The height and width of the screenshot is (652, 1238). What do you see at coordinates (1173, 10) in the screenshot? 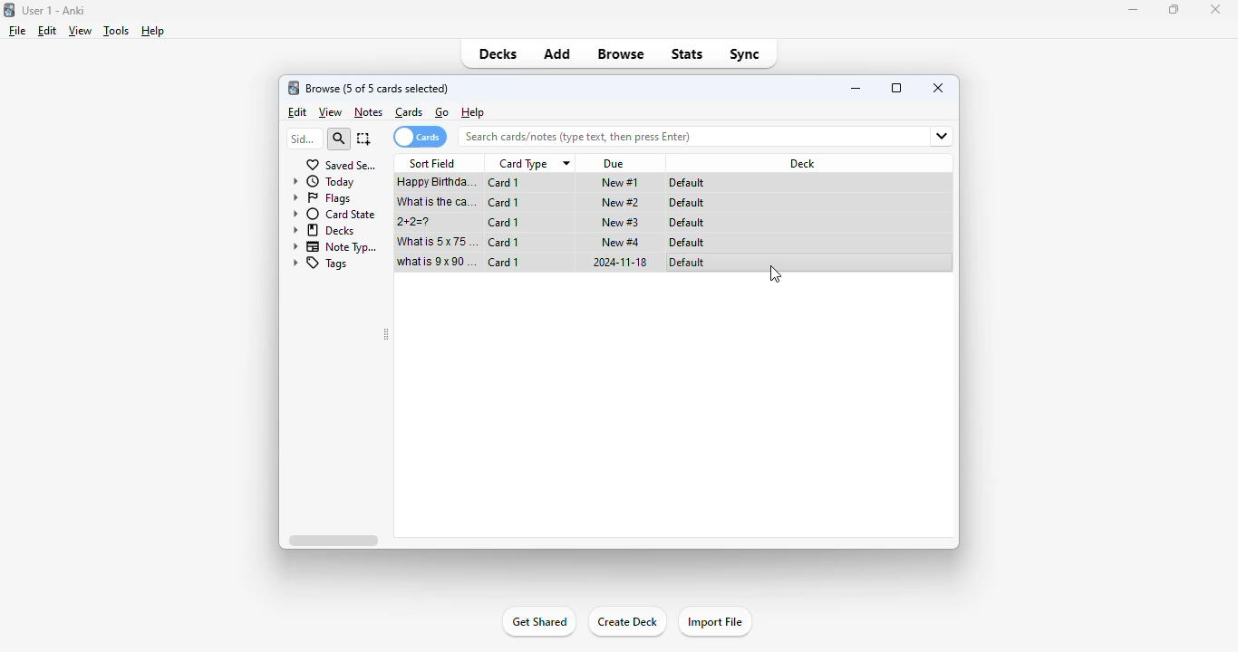
I see `maximize` at bounding box center [1173, 10].